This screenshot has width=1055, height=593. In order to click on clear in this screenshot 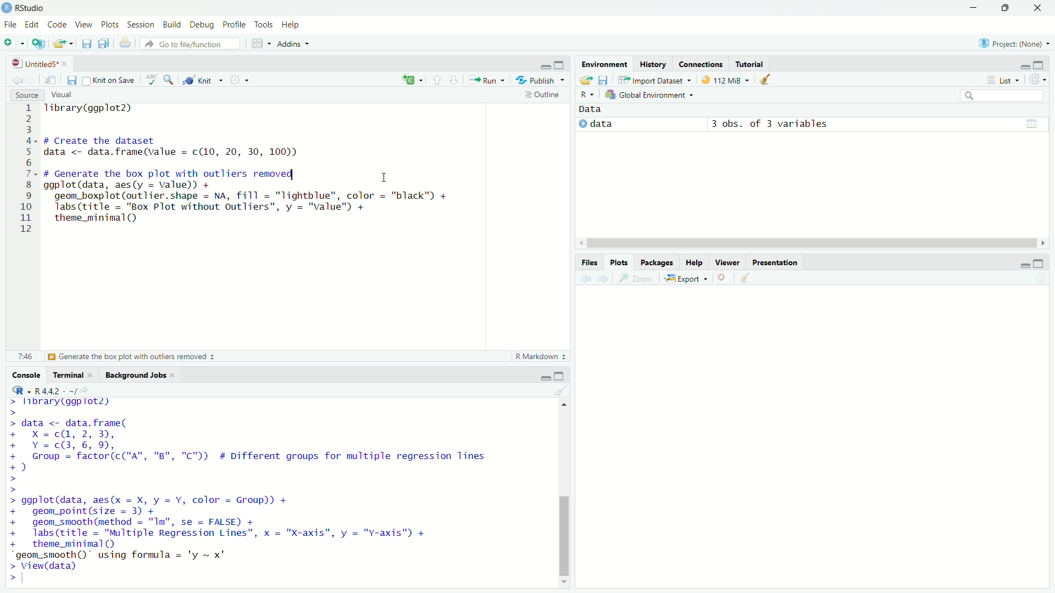, I will do `click(741, 277)`.